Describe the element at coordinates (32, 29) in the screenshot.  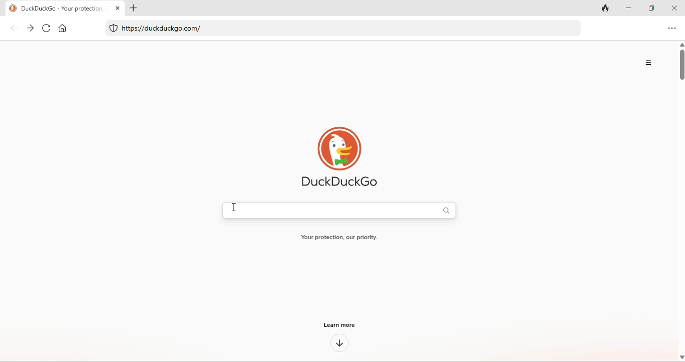
I see `forward` at that location.